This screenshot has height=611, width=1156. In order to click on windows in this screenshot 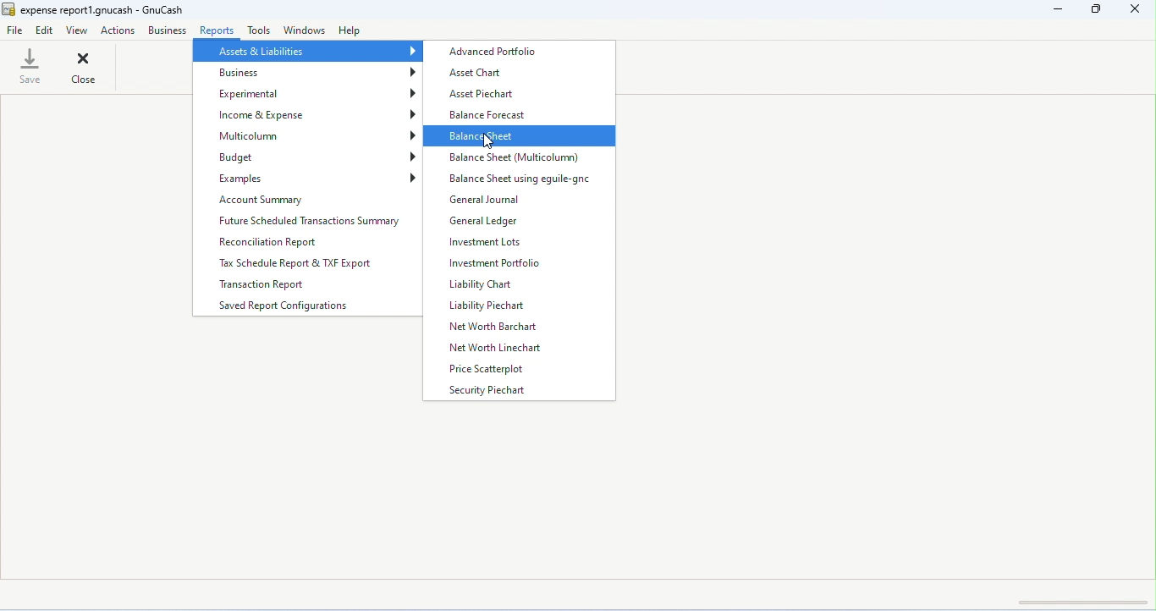, I will do `click(305, 30)`.